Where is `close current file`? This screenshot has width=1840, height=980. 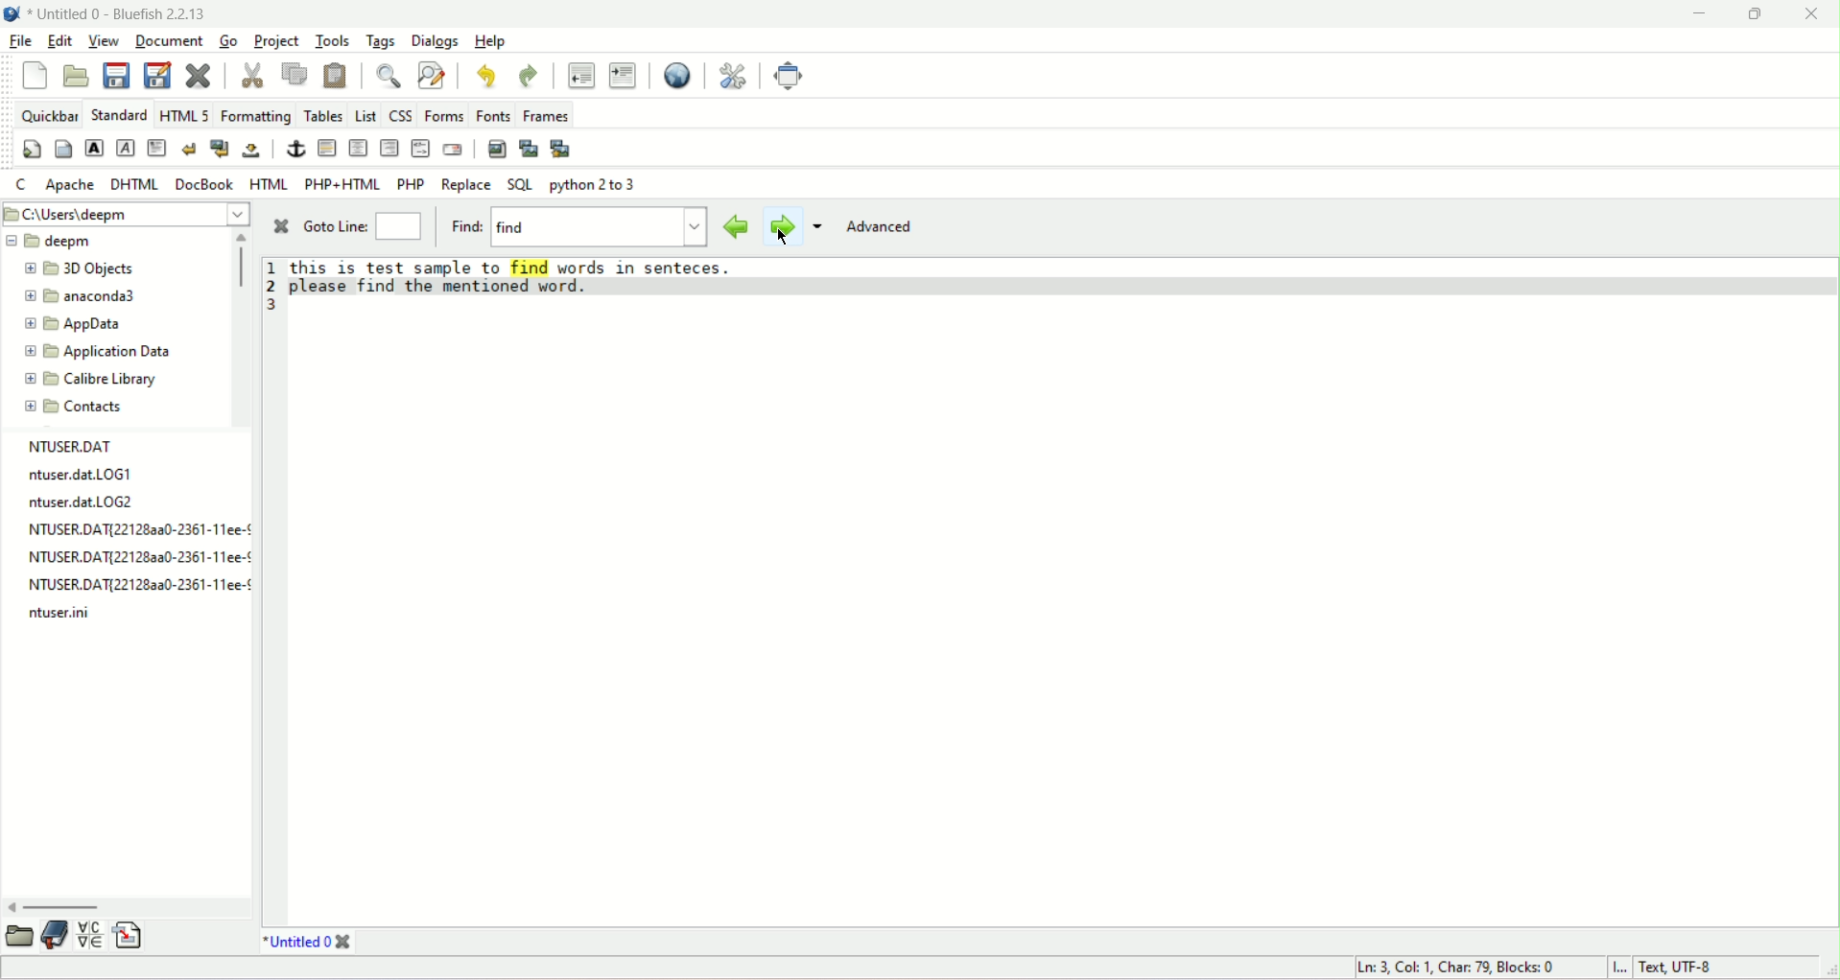 close current file is located at coordinates (199, 74).